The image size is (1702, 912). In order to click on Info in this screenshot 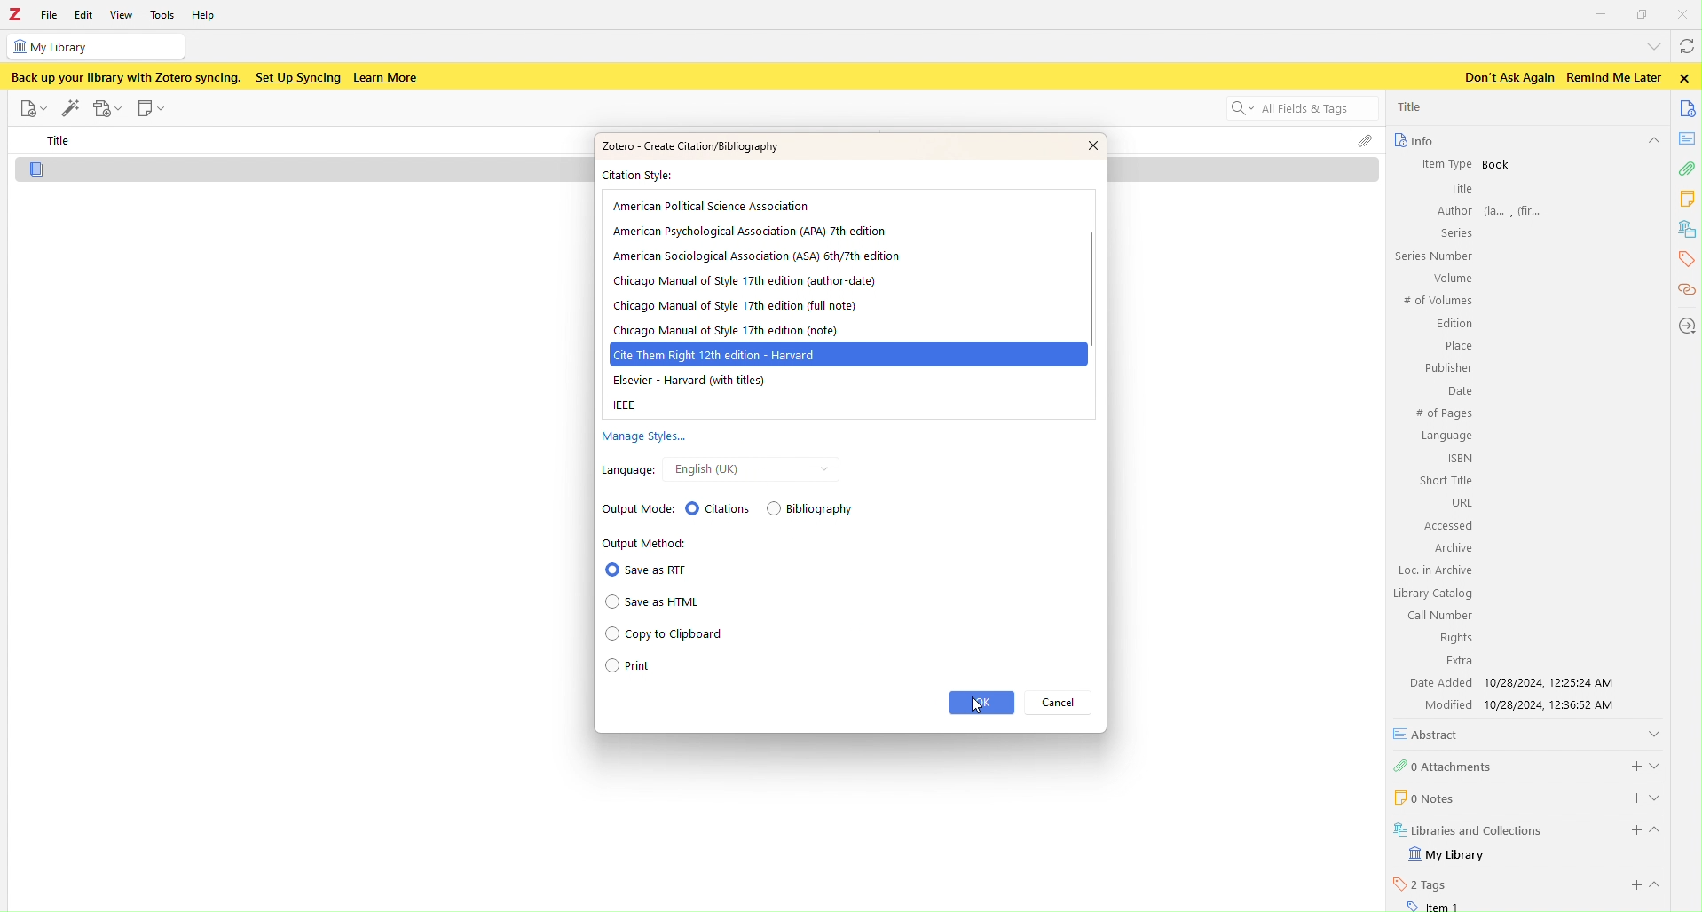, I will do `click(1413, 140)`.